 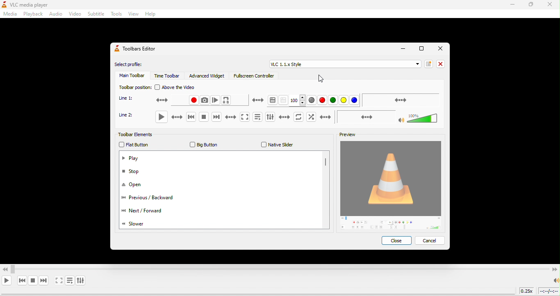 What do you see at coordinates (427, 64) in the screenshot?
I see `new profile` at bounding box center [427, 64].